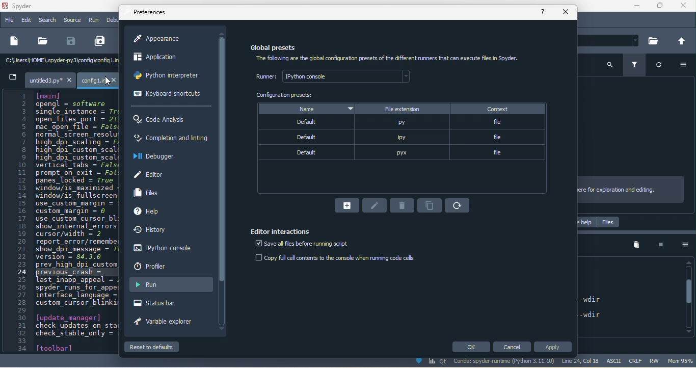 This screenshot has height=368, width=696. I want to click on status bar, so click(166, 304).